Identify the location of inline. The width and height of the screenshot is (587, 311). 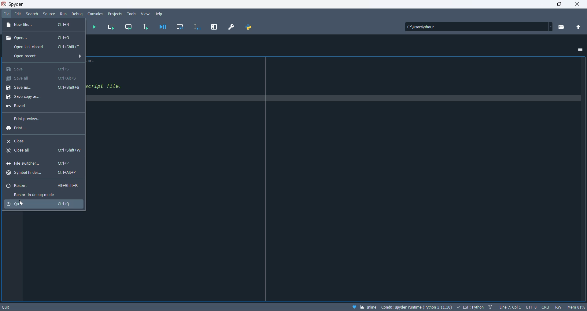
(368, 307).